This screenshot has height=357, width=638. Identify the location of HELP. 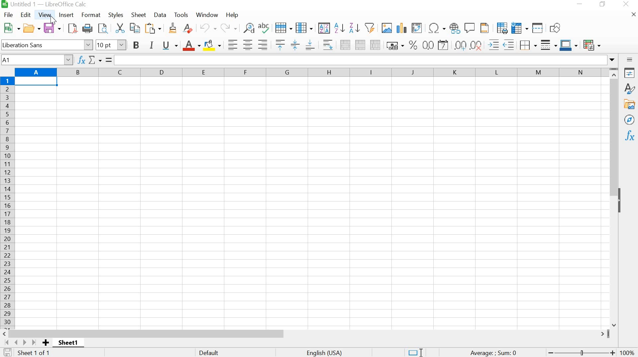
(232, 16).